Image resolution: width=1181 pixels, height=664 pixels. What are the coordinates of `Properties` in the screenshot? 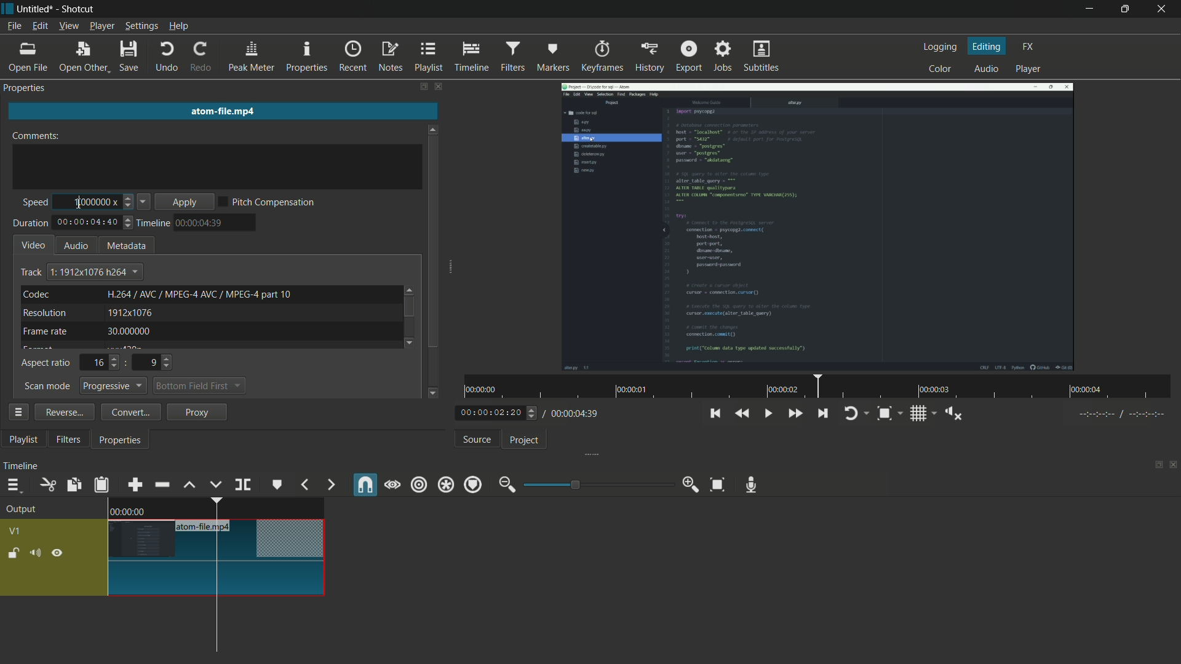 It's located at (30, 88).